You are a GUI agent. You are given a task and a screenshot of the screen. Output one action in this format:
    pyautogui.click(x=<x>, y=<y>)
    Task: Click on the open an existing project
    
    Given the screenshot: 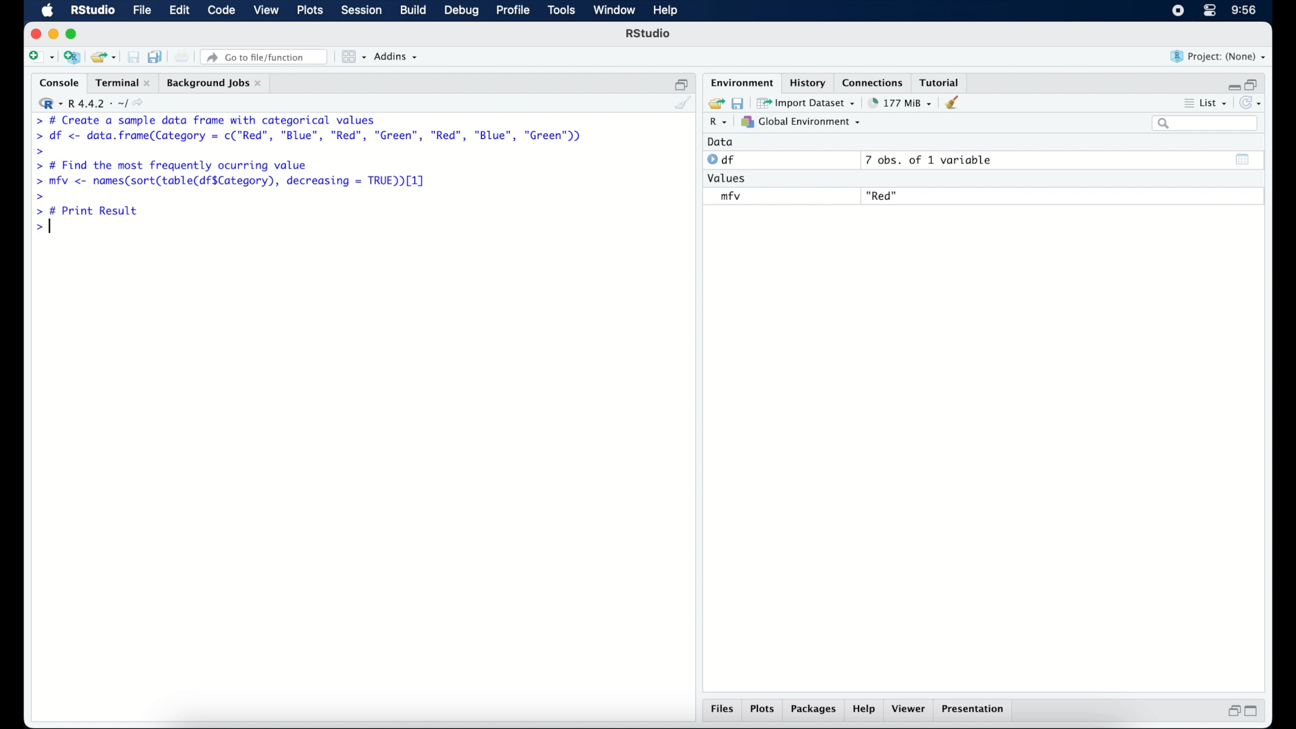 What is the action you would take?
    pyautogui.click(x=104, y=57)
    